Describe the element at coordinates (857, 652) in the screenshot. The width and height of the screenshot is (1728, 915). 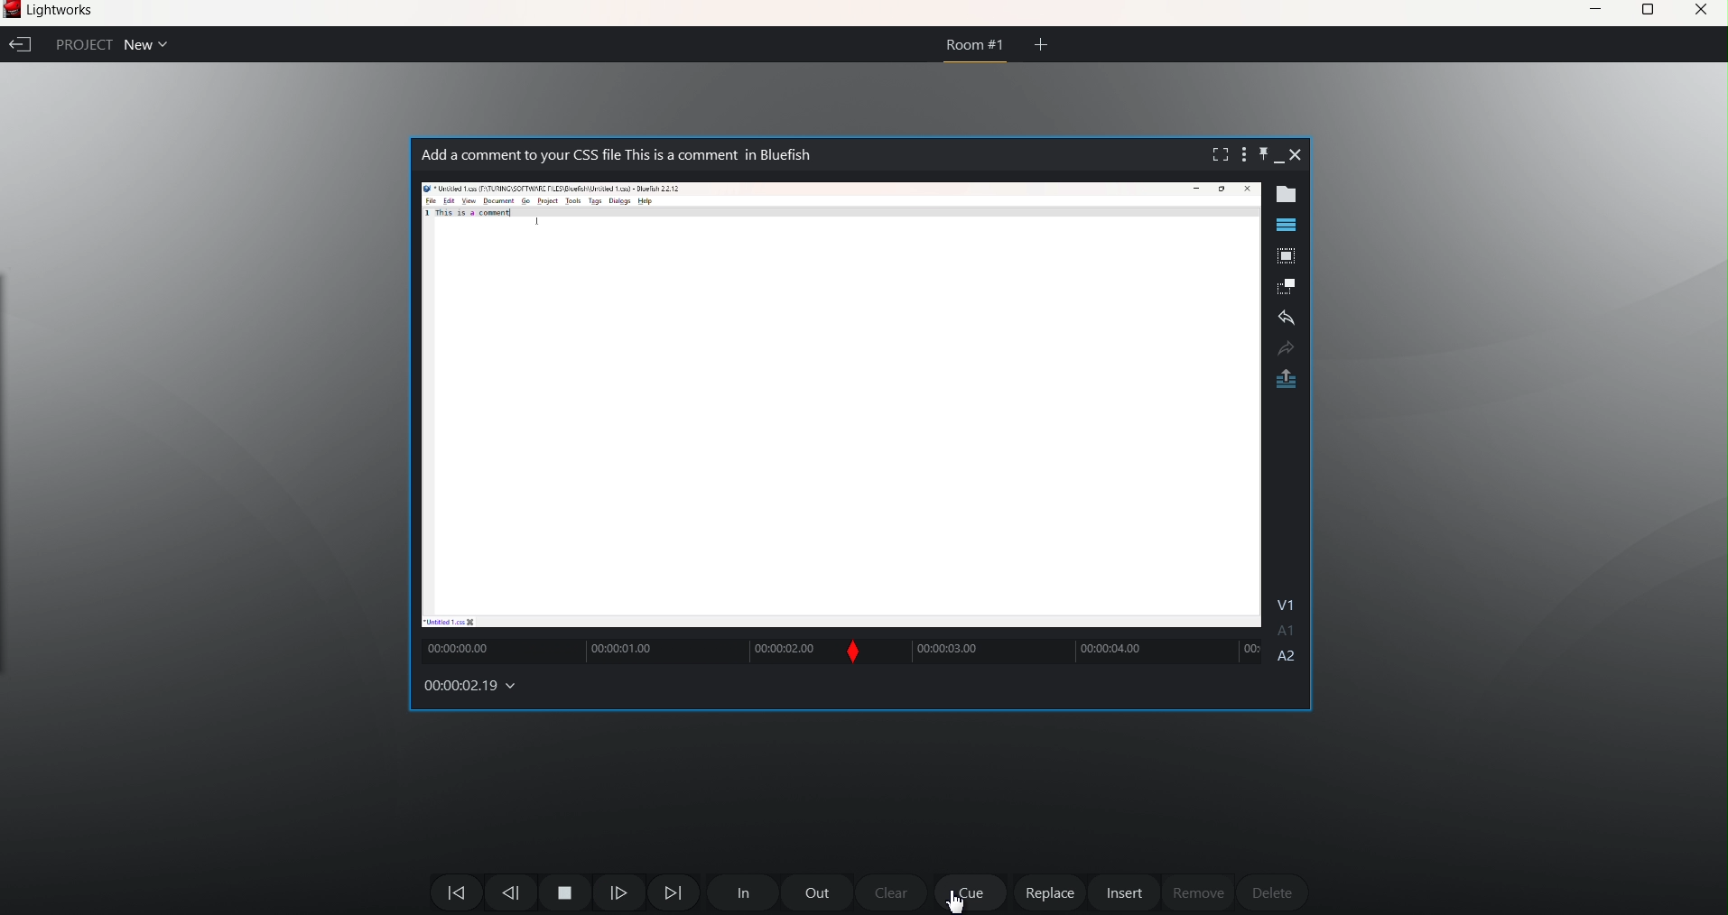
I see `Slip moved forward` at that location.